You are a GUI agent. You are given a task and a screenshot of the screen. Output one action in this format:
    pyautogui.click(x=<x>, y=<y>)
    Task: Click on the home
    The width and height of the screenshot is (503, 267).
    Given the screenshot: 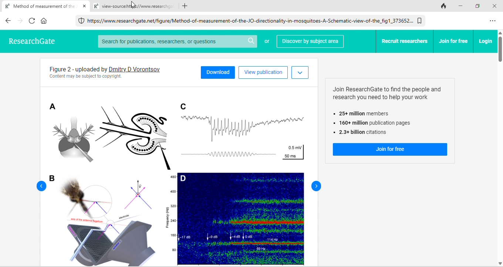 What is the action you would take?
    pyautogui.click(x=45, y=21)
    